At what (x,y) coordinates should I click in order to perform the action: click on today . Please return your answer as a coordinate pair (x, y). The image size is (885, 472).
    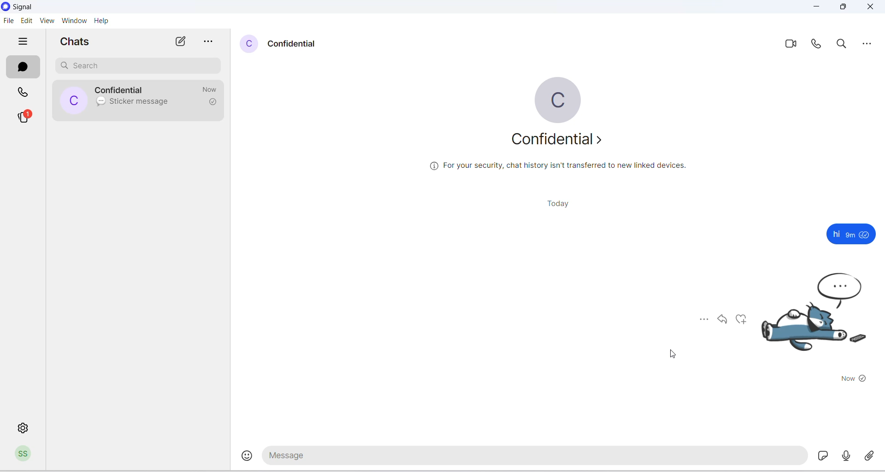
    Looking at the image, I should click on (551, 205).